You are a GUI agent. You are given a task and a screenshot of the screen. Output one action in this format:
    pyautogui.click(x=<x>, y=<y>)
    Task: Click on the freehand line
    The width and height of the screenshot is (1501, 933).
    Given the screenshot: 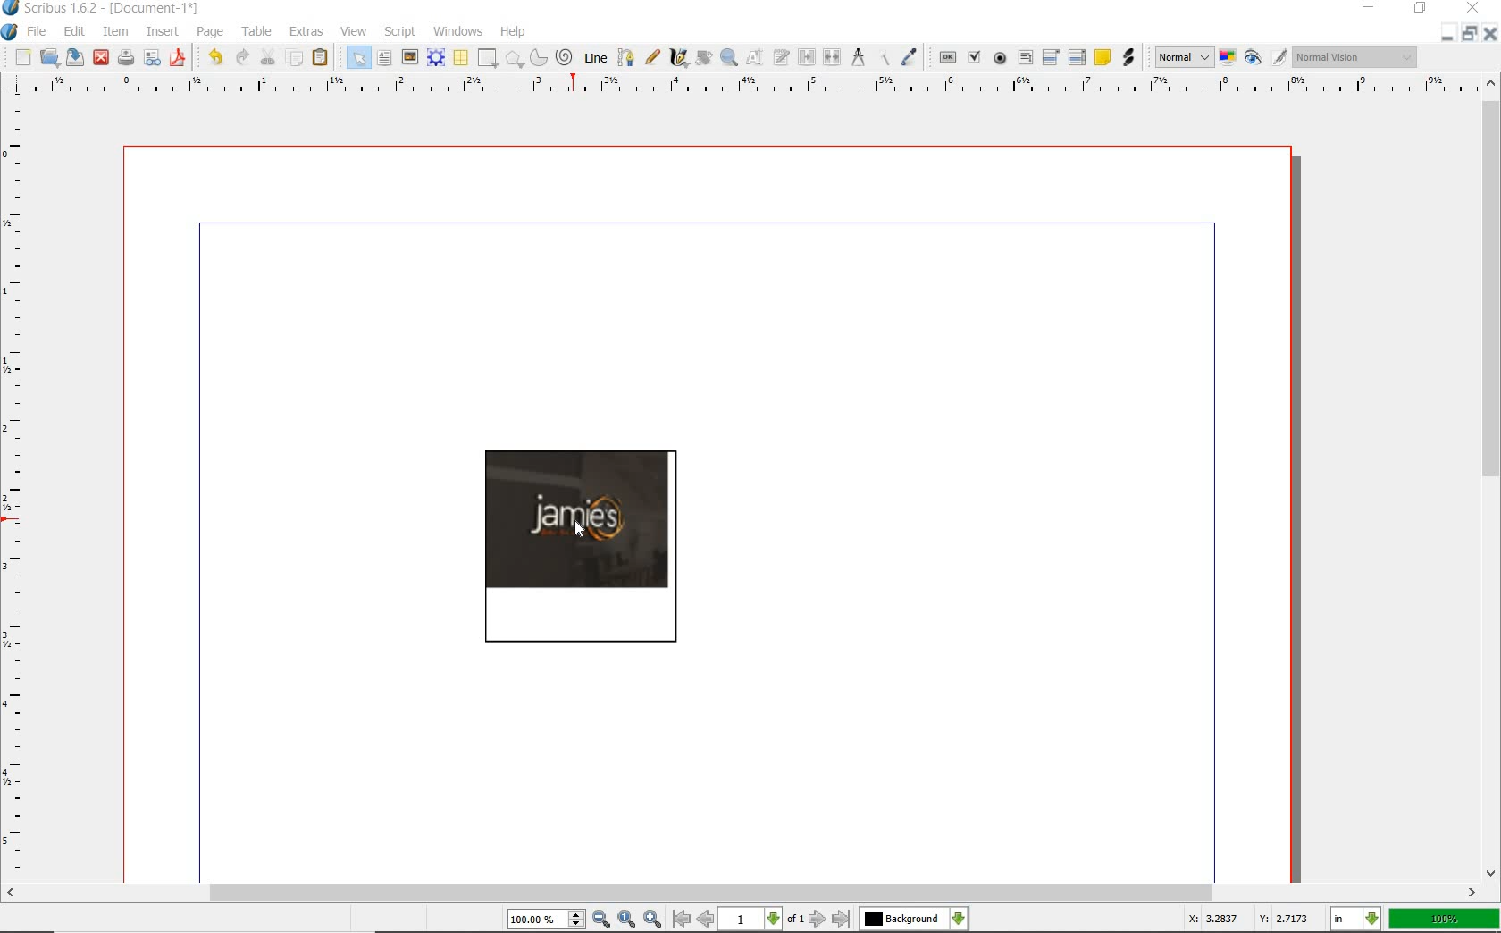 What is the action you would take?
    pyautogui.click(x=651, y=59)
    